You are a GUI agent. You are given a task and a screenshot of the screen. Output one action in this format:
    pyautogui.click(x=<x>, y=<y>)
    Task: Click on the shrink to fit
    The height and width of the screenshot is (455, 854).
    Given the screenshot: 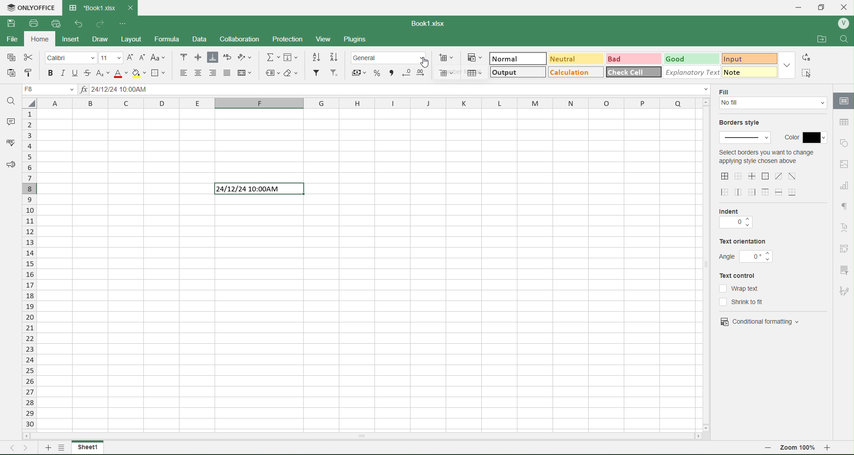 What is the action you would take?
    pyautogui.click(x=747, y=302)
    